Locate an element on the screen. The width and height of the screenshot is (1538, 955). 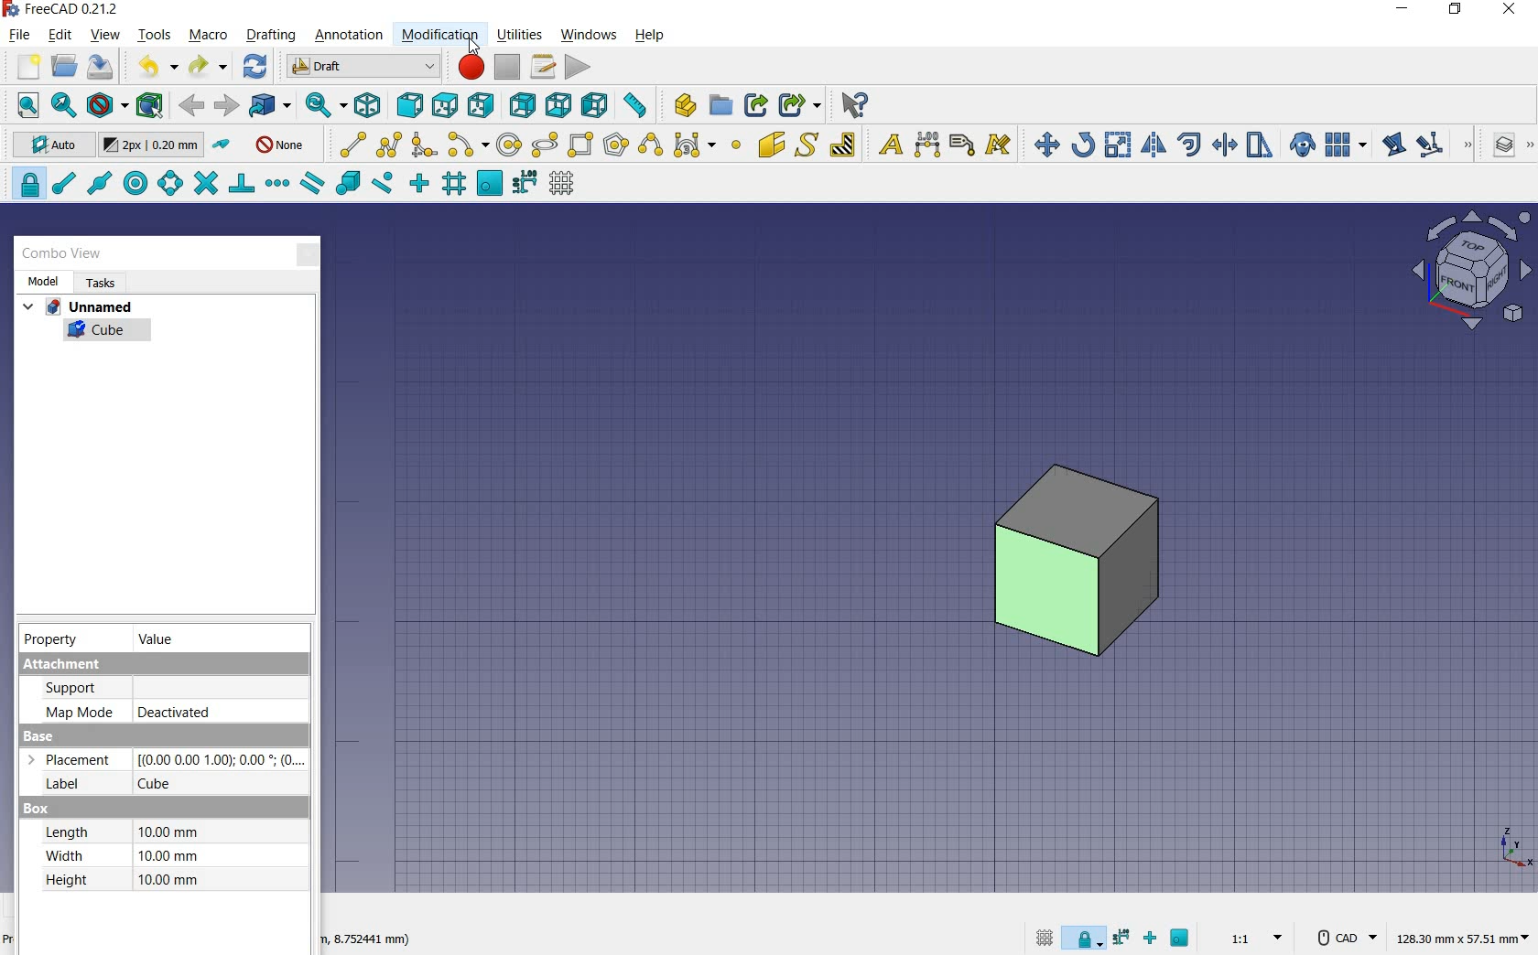
drafting is located at coordinates (271, 36).